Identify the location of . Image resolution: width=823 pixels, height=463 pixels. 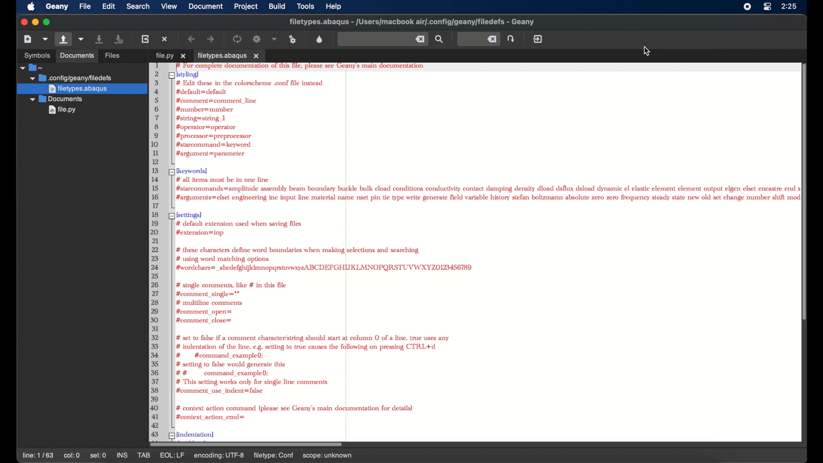
(169, 56).